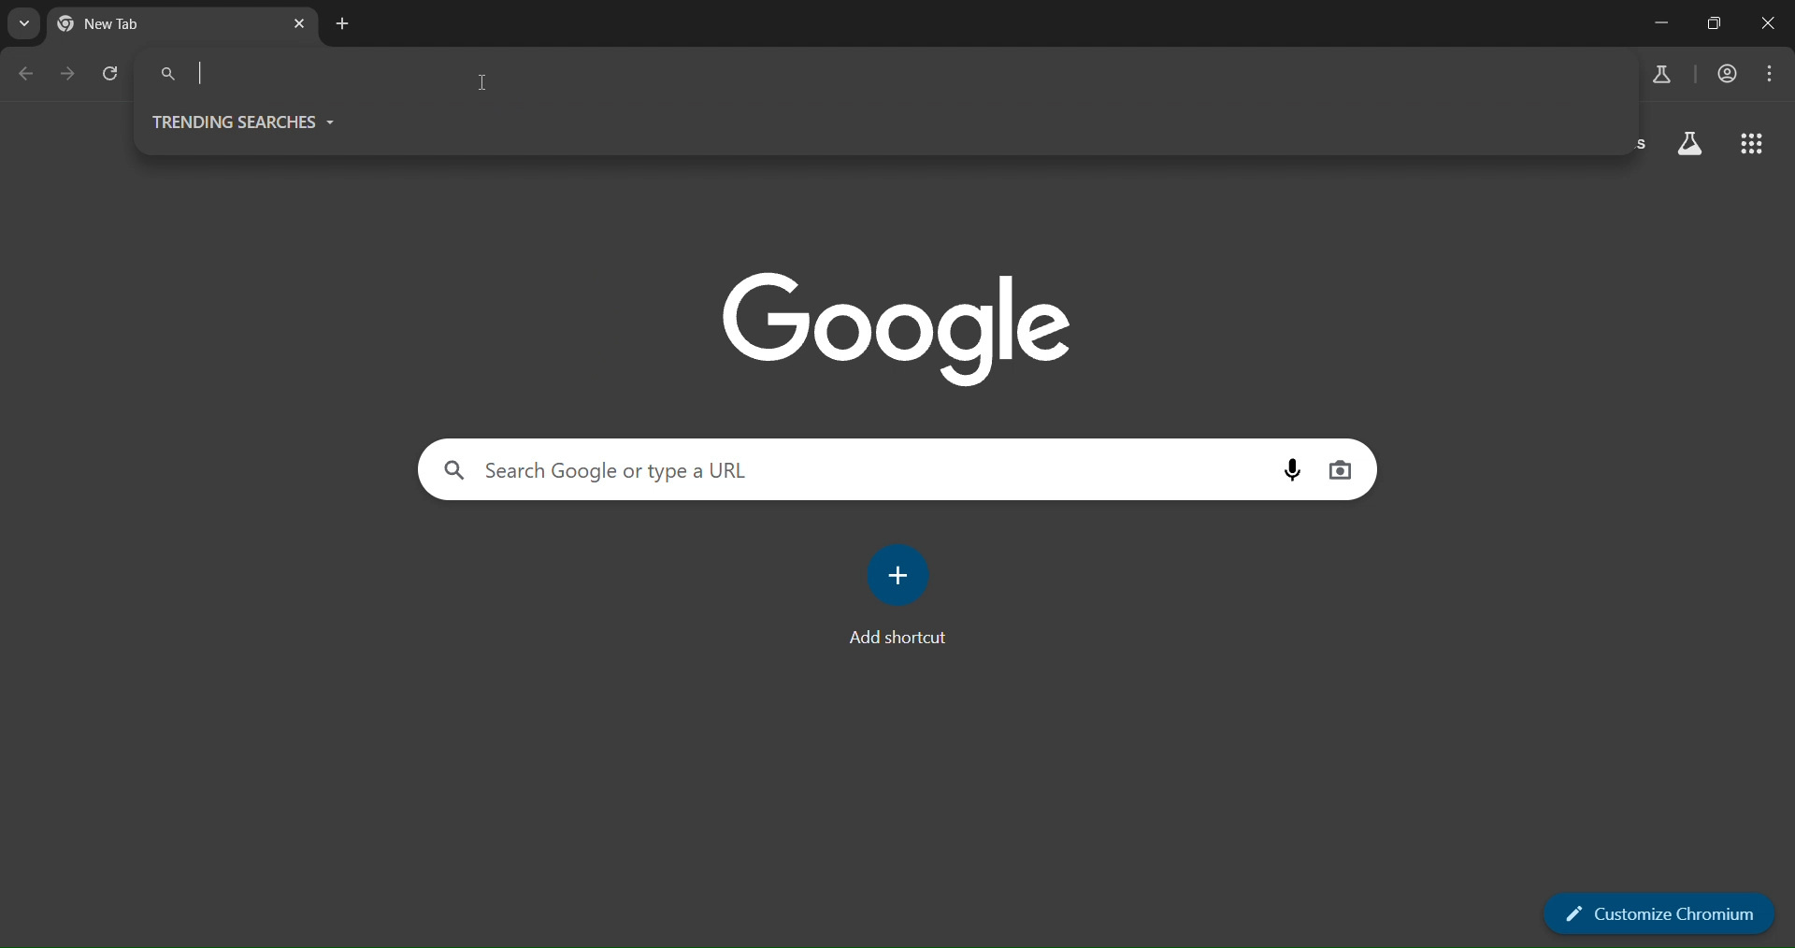 The height and width of the screenshot is (948, 1795). Describe the element at coordinates (345, 23) in the screenshot. I see `new tab` at that location.